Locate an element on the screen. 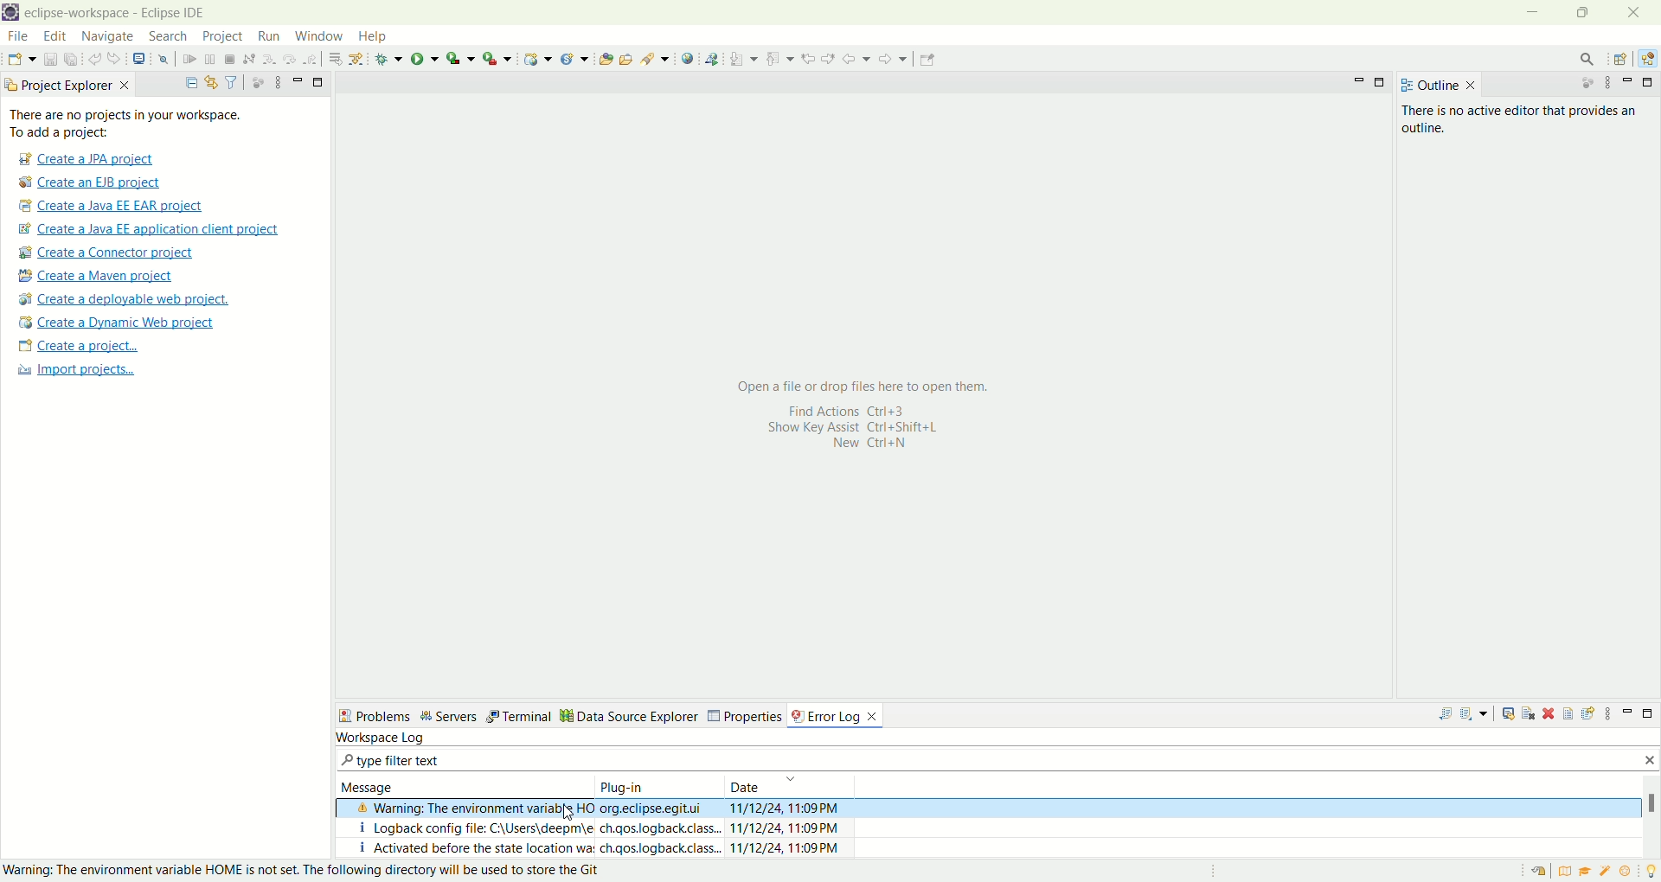 This screenshot has height=882, width=1661. tip of the day is located at coordinates (1650, 872).